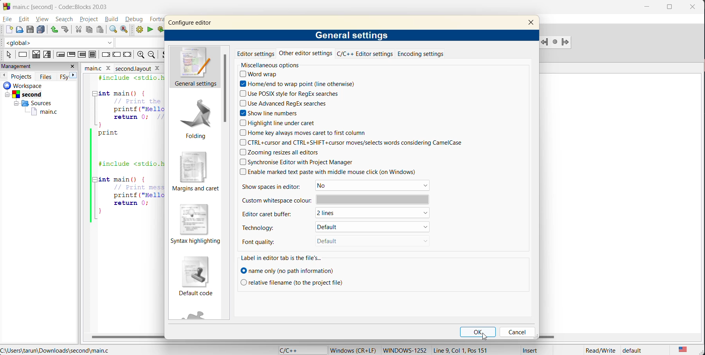 The image size is (705, 355). Describe the element at coordinates (77, 29) in the screenshot. I see `cut` at that location.